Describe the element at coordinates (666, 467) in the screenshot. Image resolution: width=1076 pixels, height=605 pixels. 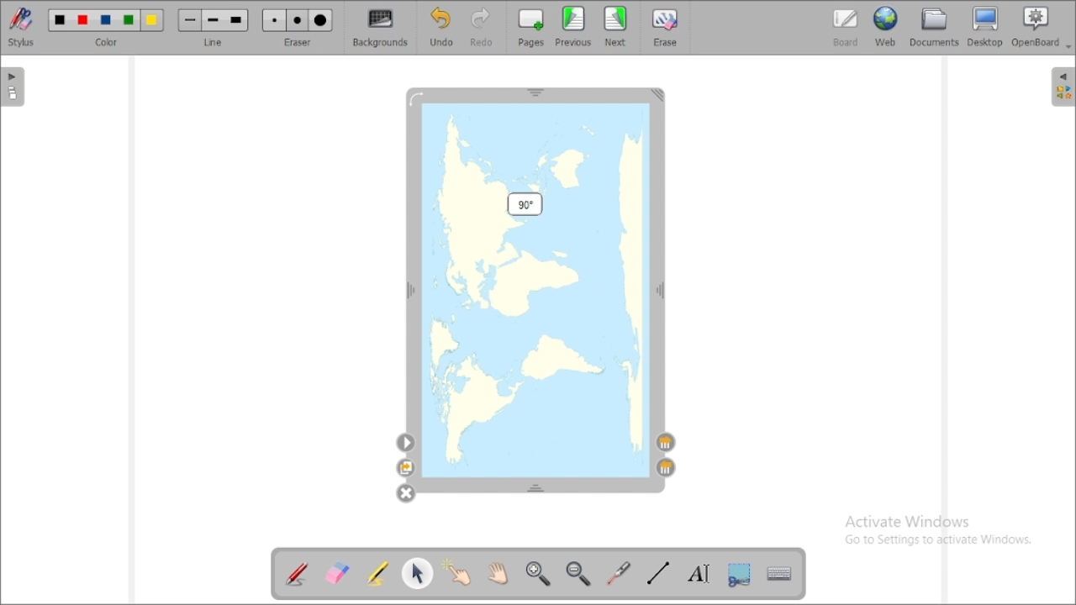
I see `layer up` at that location.